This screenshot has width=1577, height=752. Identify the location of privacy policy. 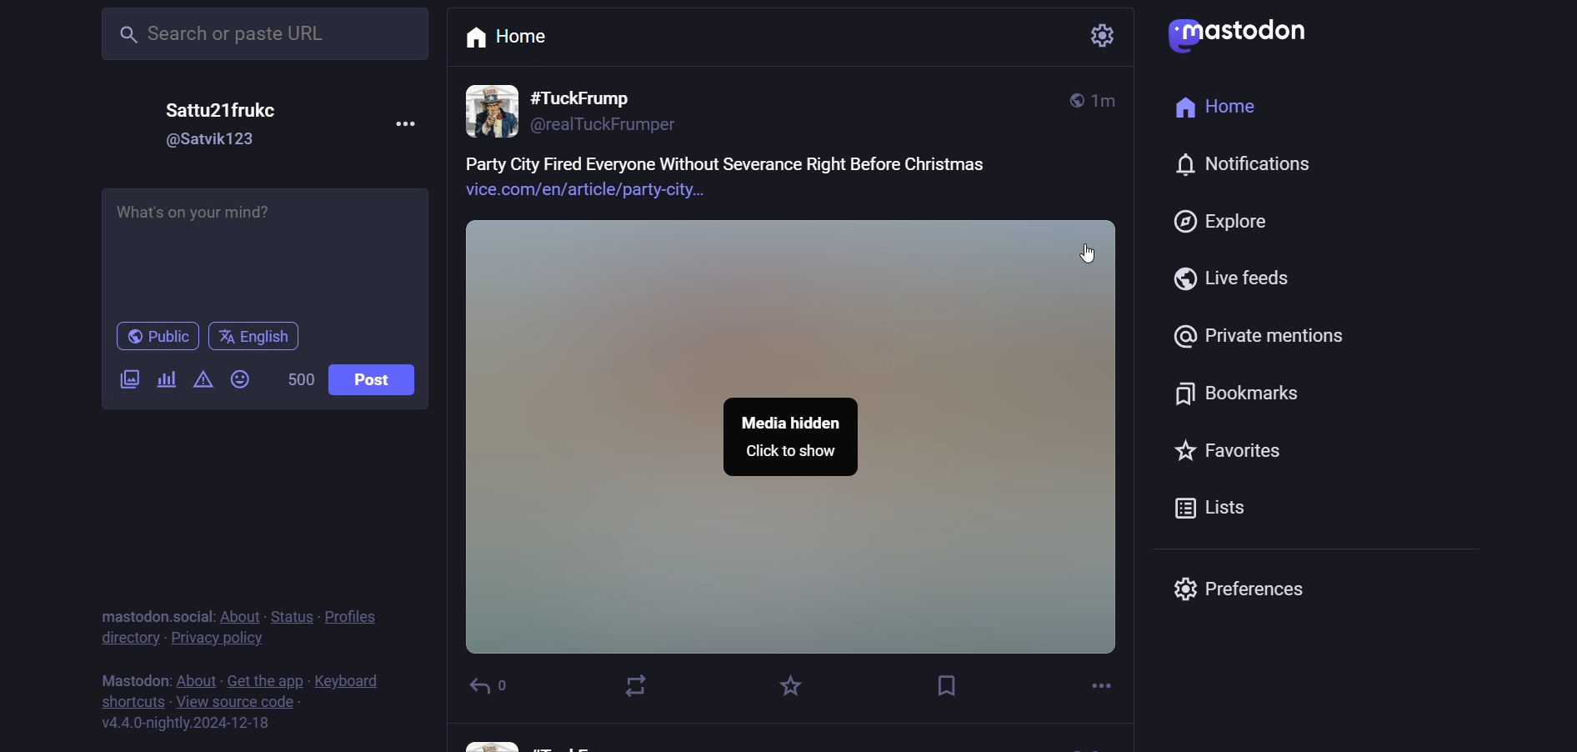
(228, 639).